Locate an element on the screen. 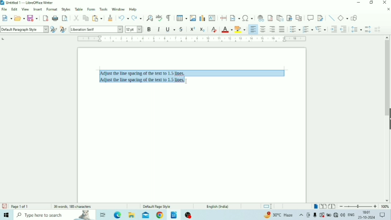  Horizontal scale is located at coordinates (192, 39).